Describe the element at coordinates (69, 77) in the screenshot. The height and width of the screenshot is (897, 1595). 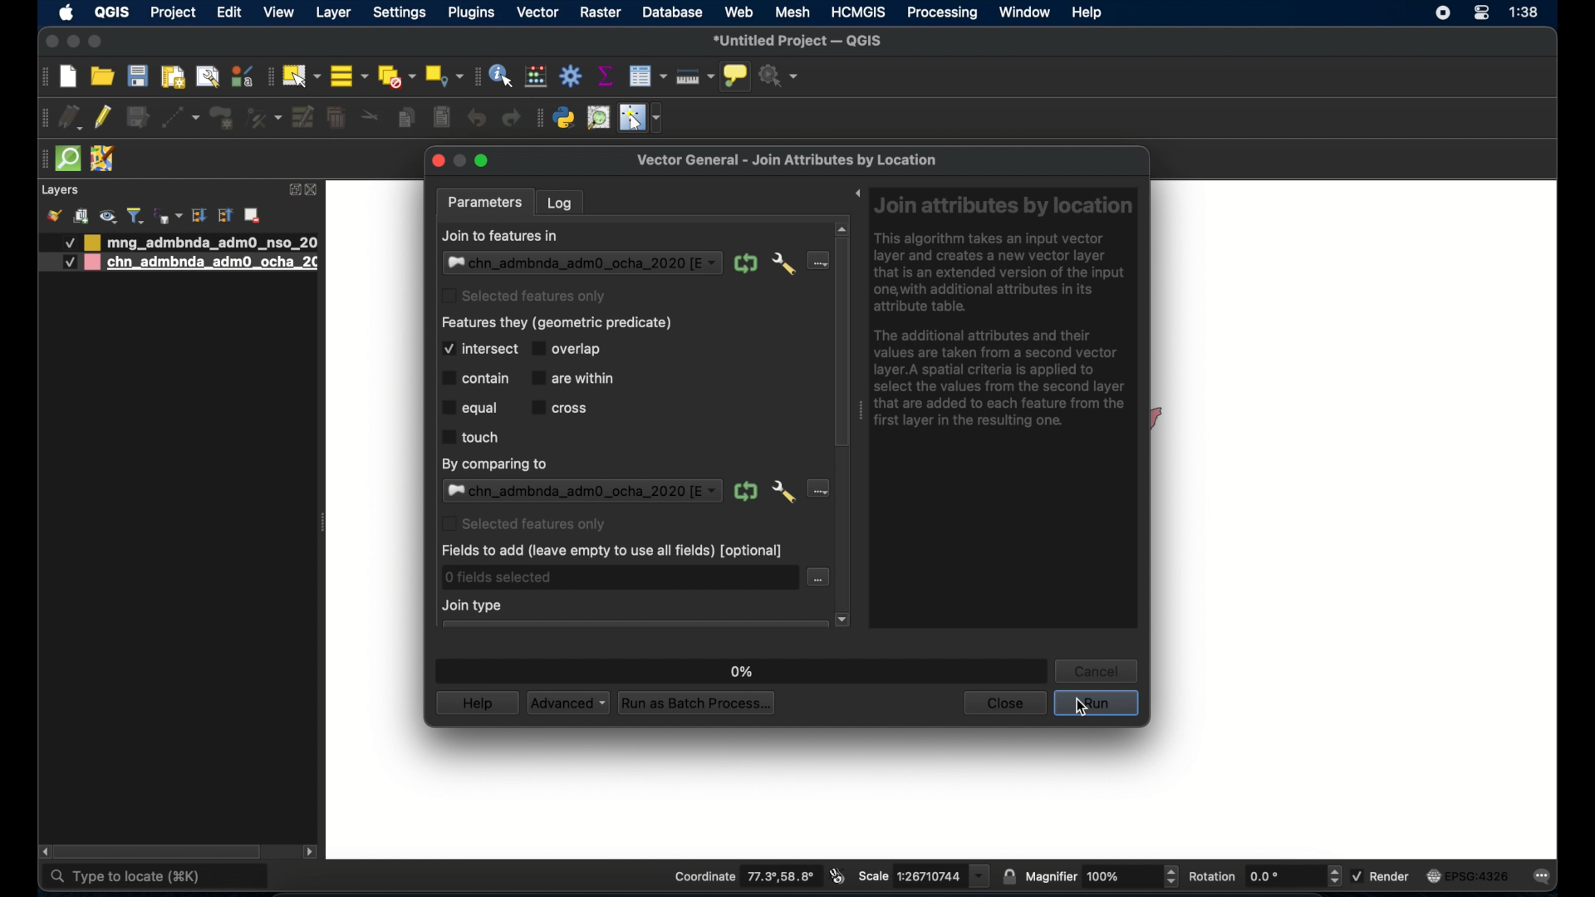
I see `new project` at that location.